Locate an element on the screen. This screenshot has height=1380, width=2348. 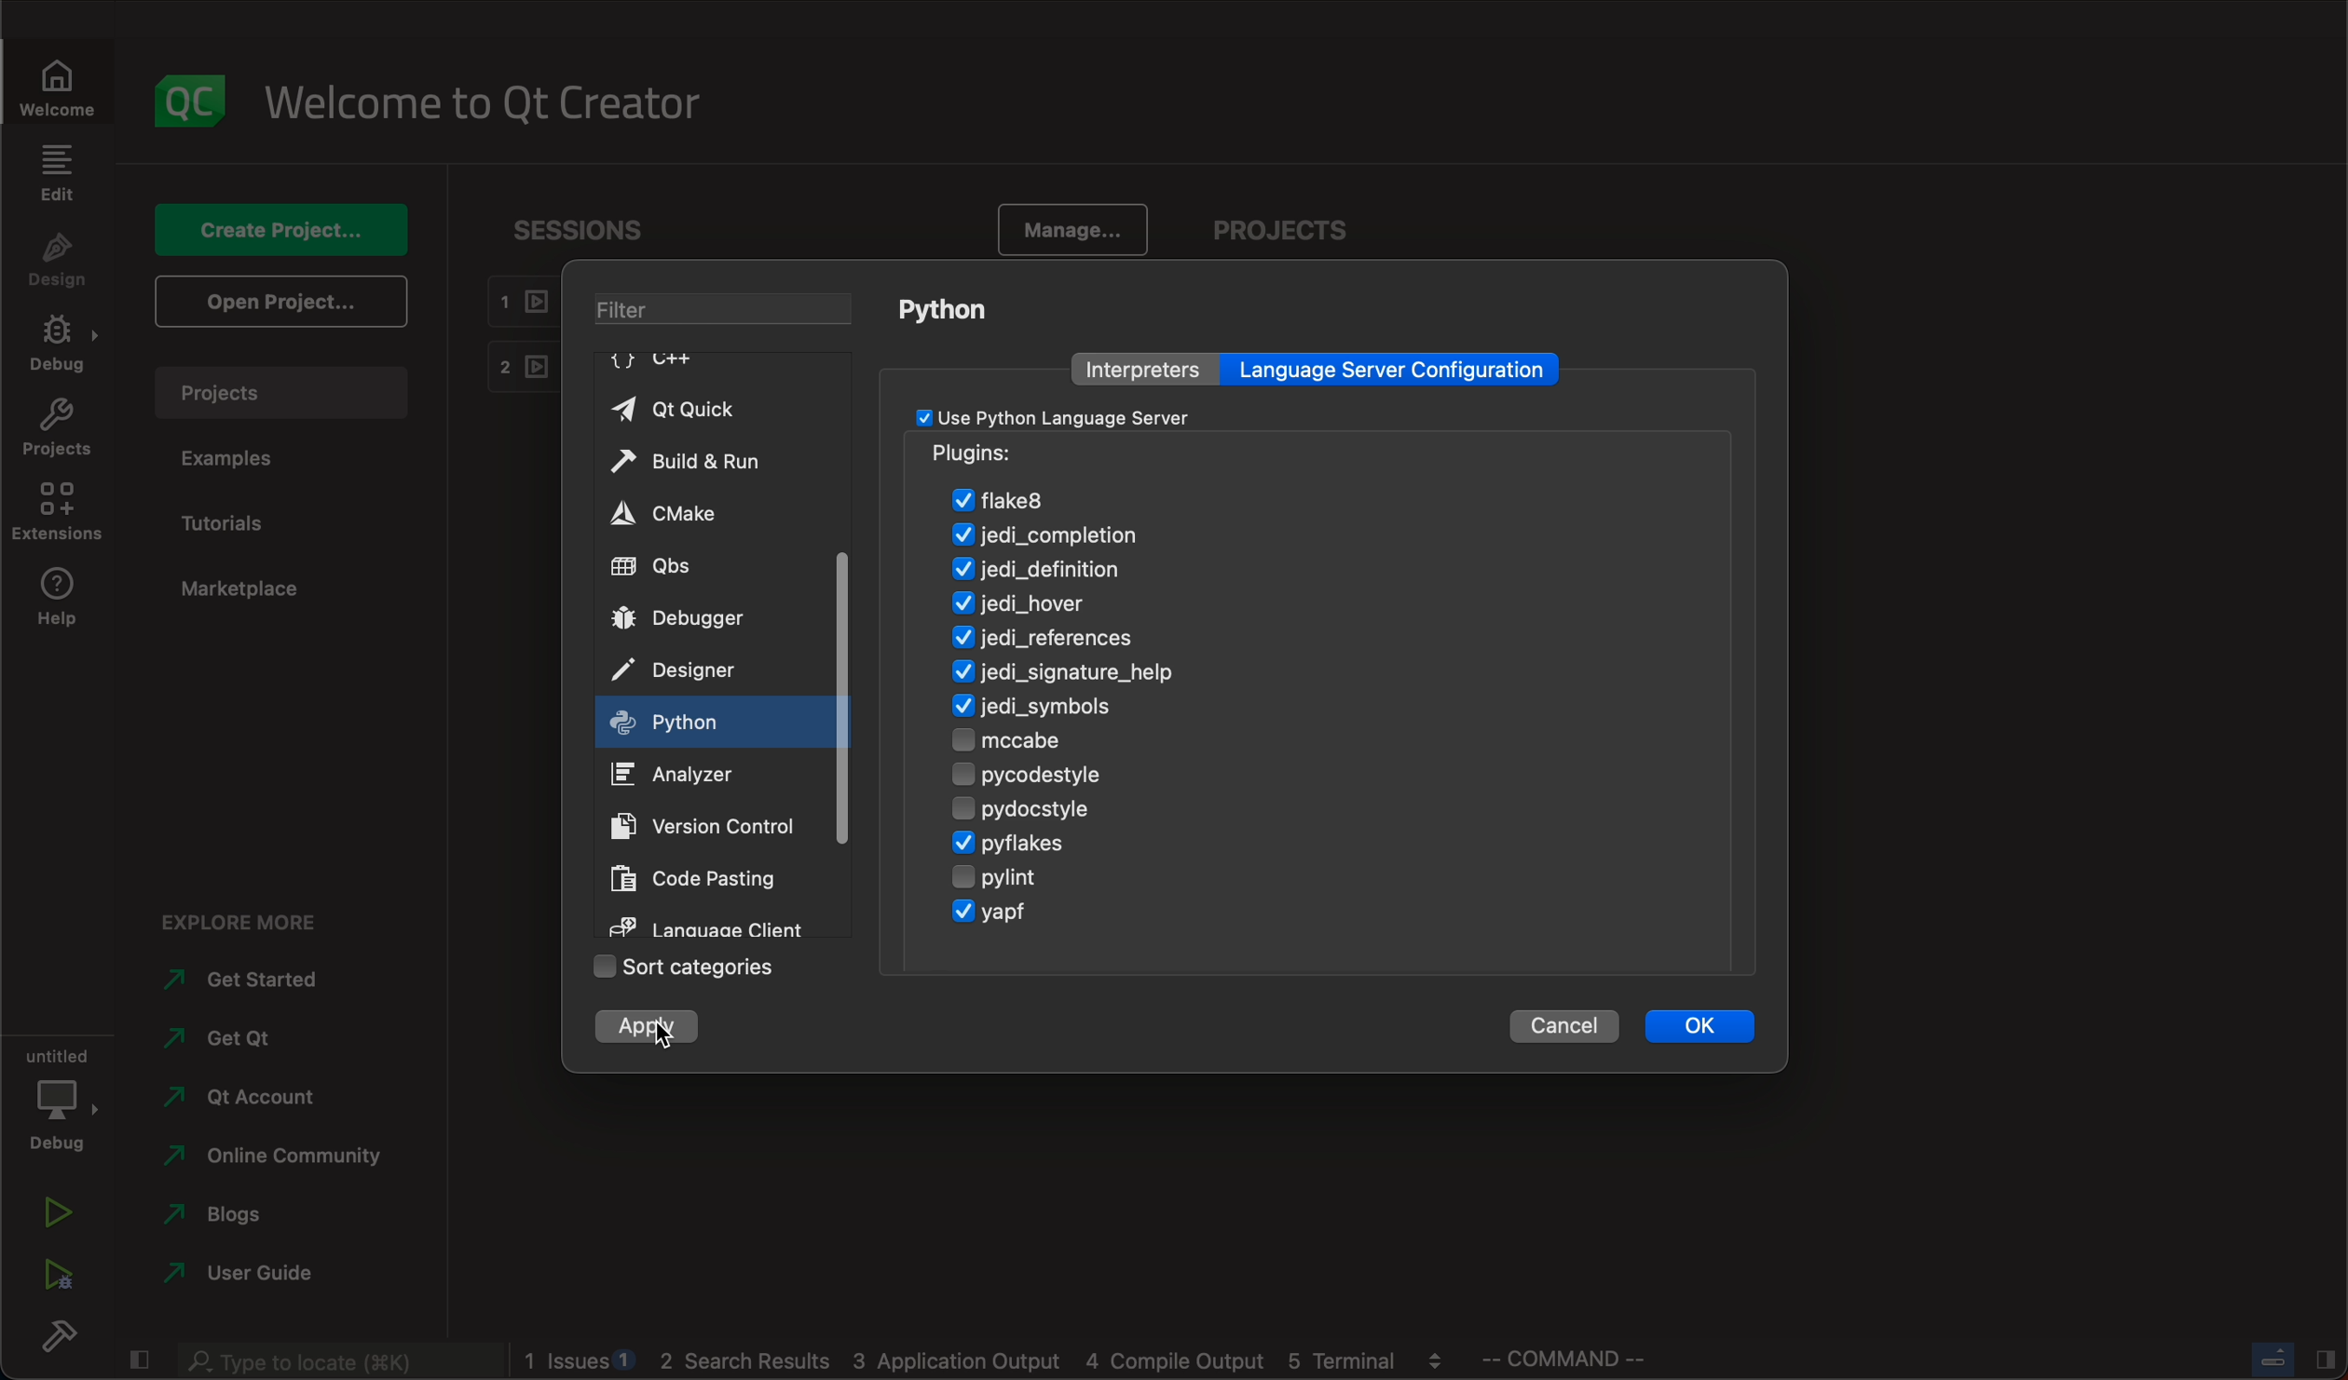
pycodestyle is located at coordinates (1031, 776).